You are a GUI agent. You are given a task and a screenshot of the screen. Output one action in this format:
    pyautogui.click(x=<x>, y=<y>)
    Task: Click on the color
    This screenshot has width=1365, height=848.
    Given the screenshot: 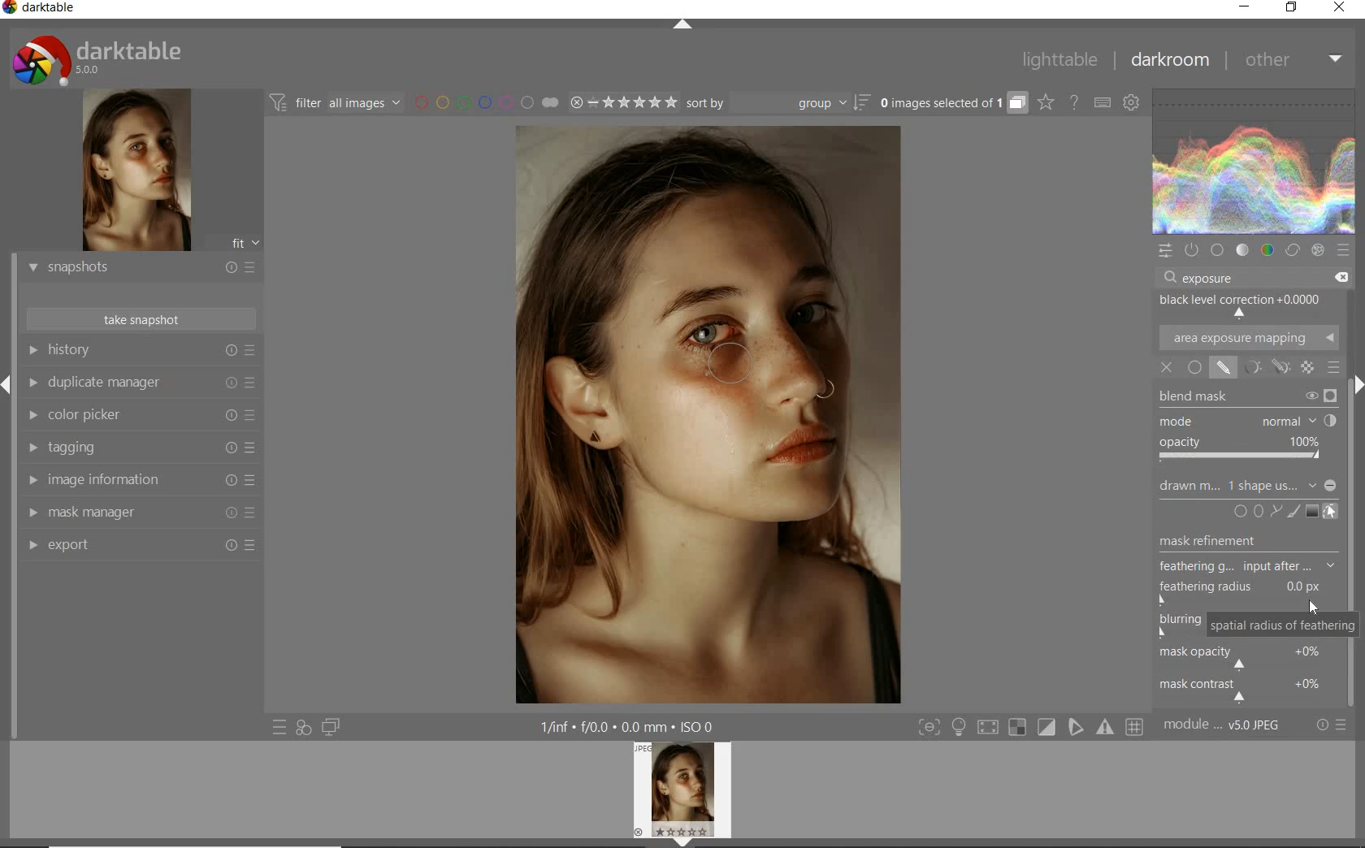 What is the action you would take?
    pyautogui.click(x=1268, y=249)
    